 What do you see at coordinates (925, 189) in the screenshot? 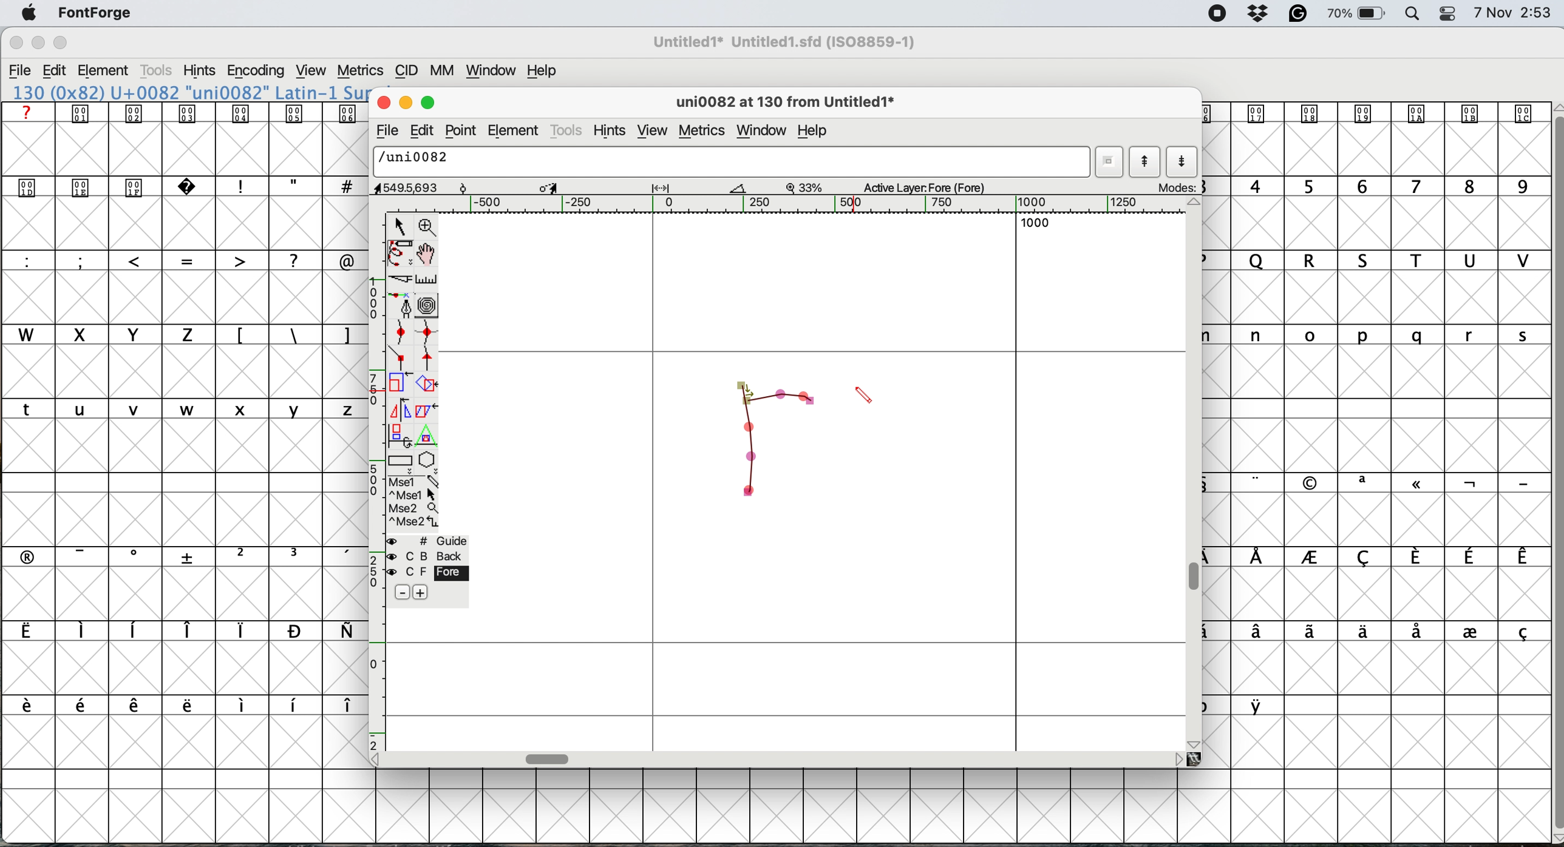
I see `active layers` at bounding box center [925, 189].